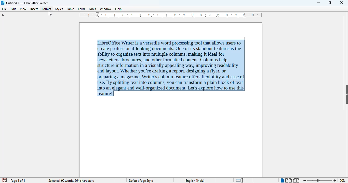 This screenshot has height=183, width=348. What do you see at coordinates (23, 9) in the screenshot?
I see `view` at bounding box center [23, 9].